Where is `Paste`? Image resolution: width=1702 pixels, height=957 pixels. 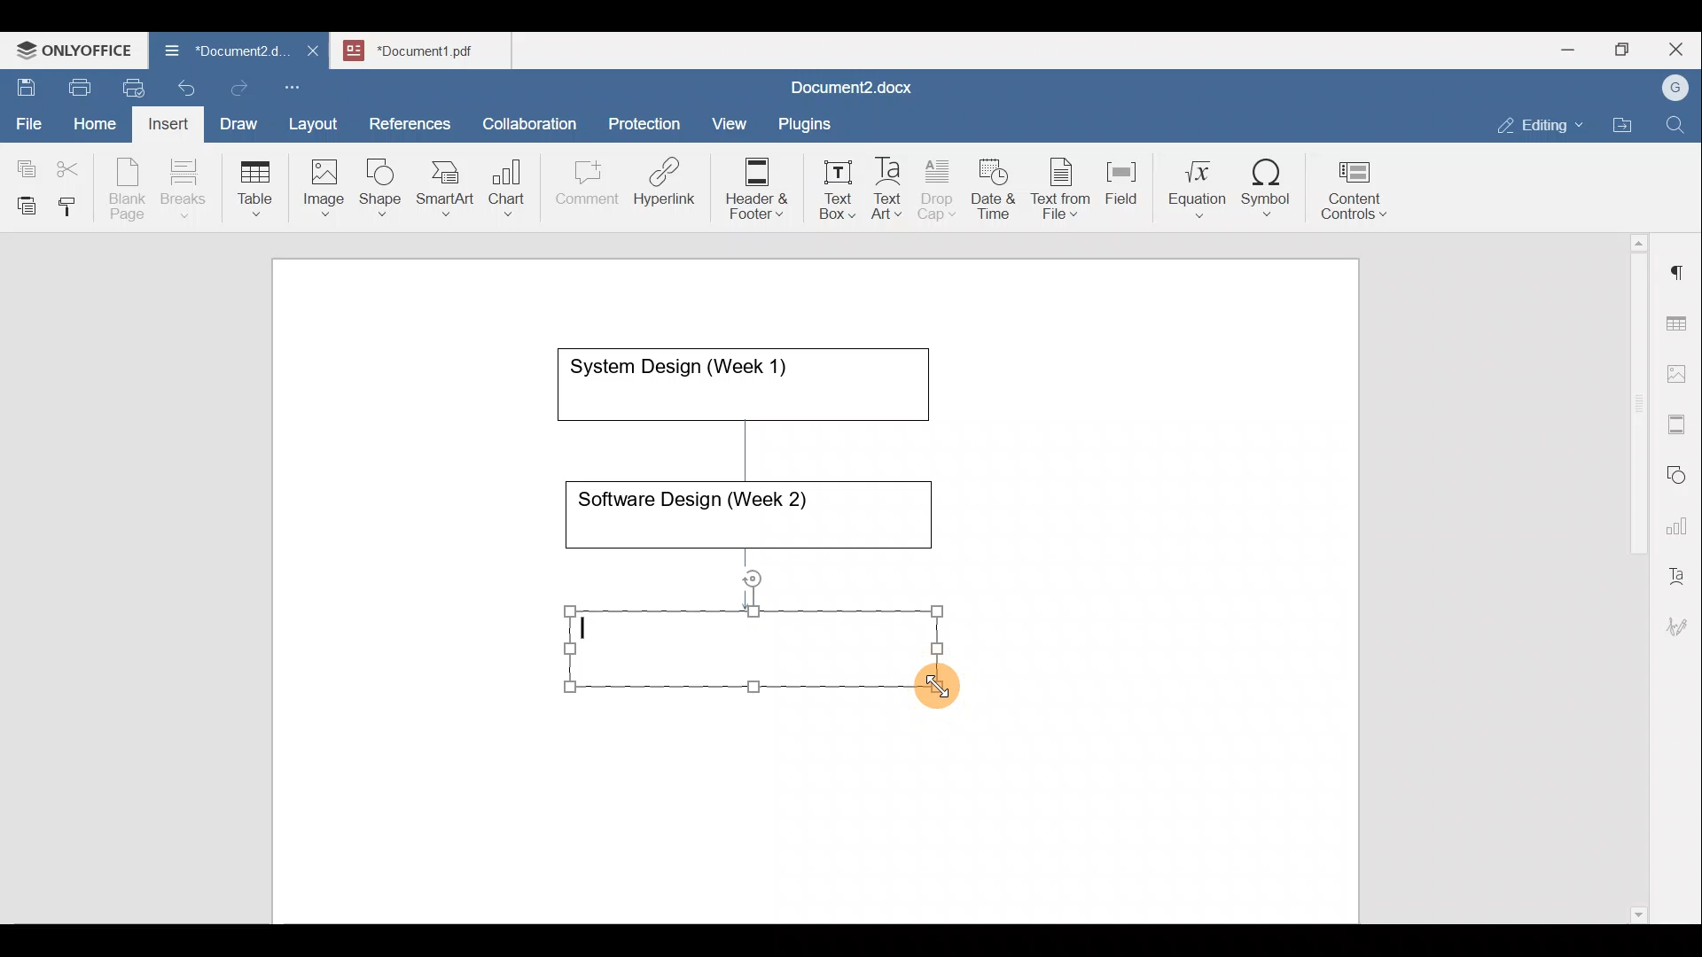
Paste is located at coordinates (22, 201).